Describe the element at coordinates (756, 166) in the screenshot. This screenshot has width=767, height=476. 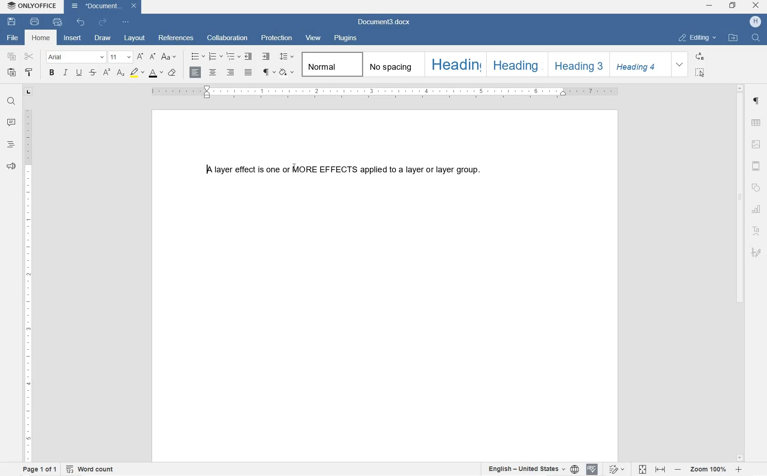
I see `HEADERS & FOOTERS` at that location.